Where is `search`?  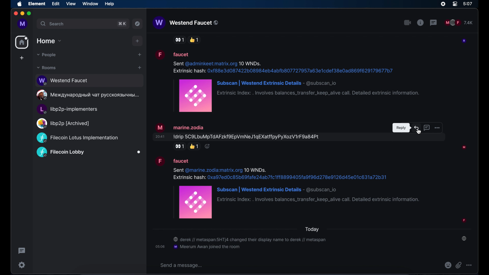
search is located at coordinates (52, 24).